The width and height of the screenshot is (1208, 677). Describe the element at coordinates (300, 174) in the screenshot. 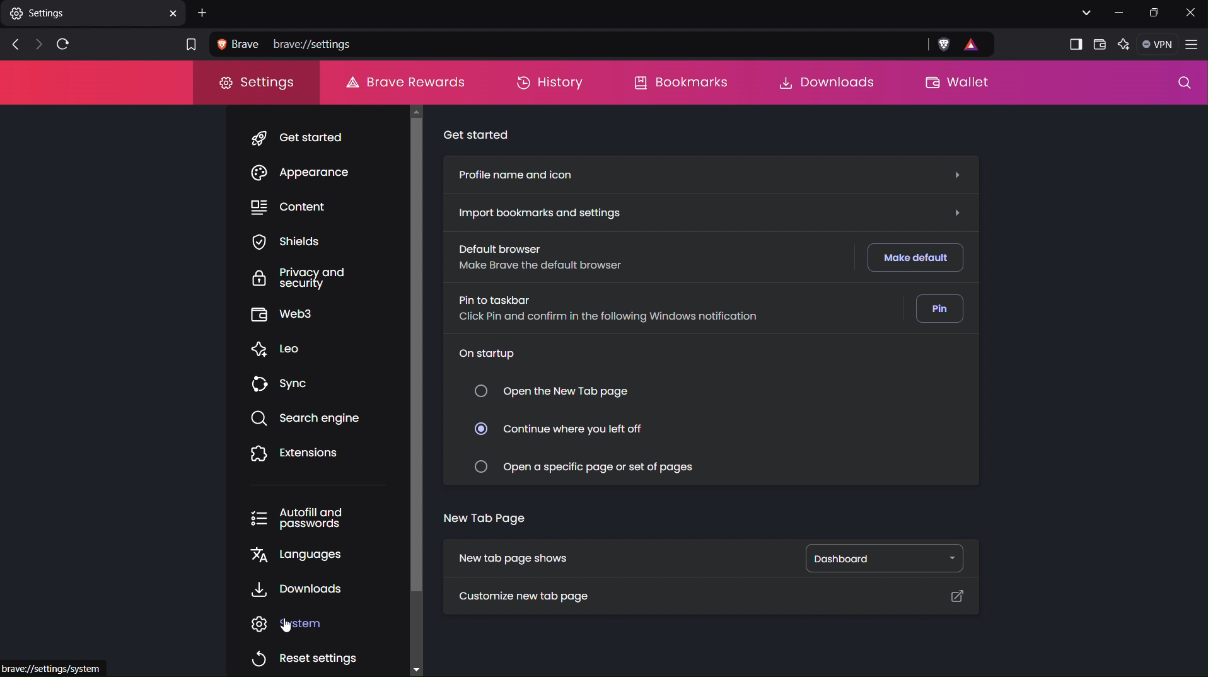

I see `Appearance` at that location.